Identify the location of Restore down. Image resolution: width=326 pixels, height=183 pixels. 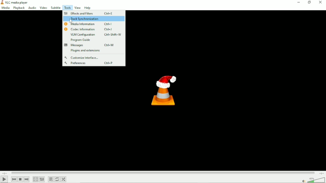
(309, 2).